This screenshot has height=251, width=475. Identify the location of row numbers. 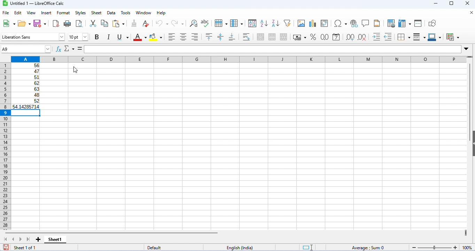
(5, 147).